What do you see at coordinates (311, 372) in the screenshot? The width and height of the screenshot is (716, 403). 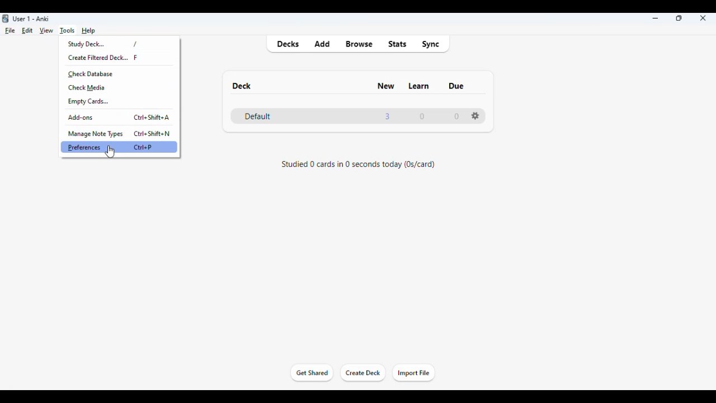 I see `get shared` at bounding box center [311, 372].